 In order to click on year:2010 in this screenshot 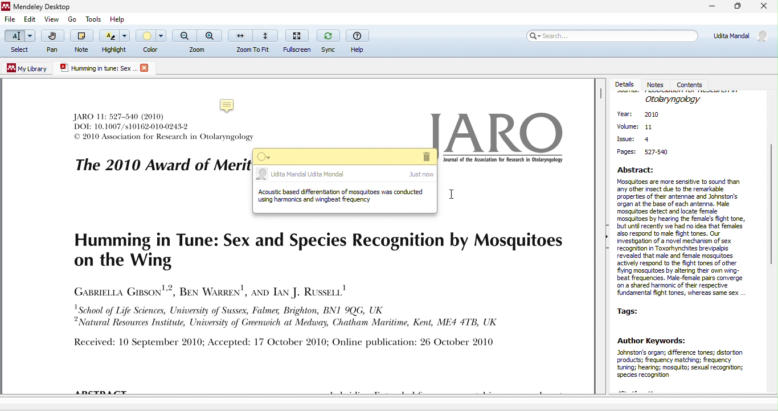, I will do `click(645, 116)`.